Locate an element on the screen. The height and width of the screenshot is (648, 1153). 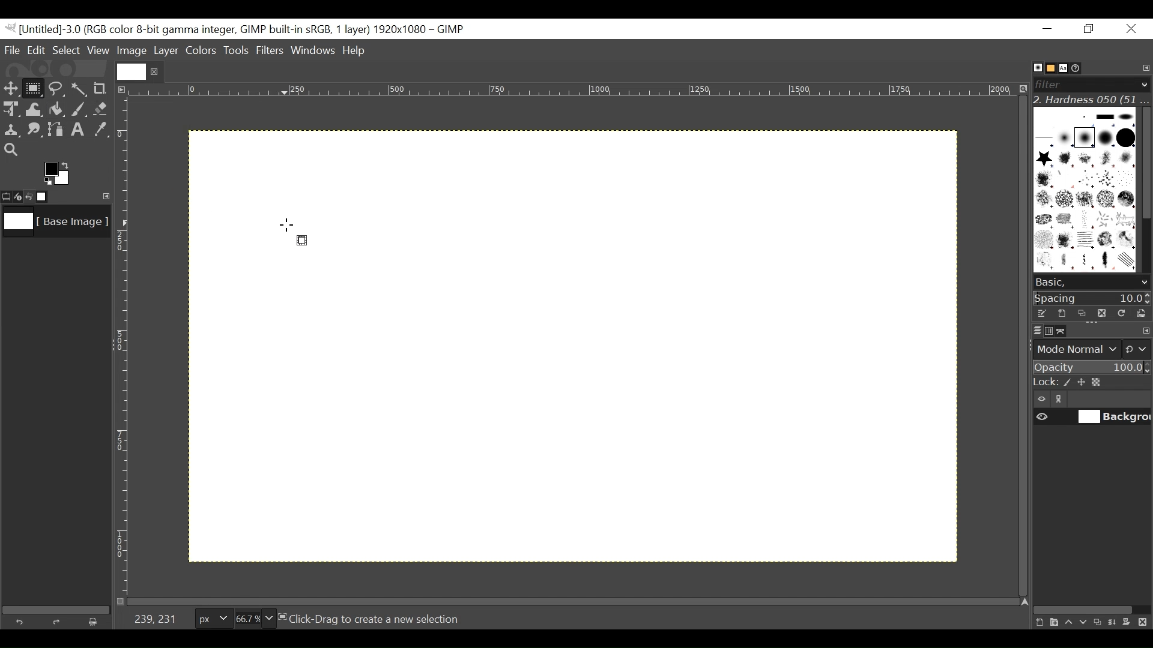
Open is located at coordinates (1139, 313).